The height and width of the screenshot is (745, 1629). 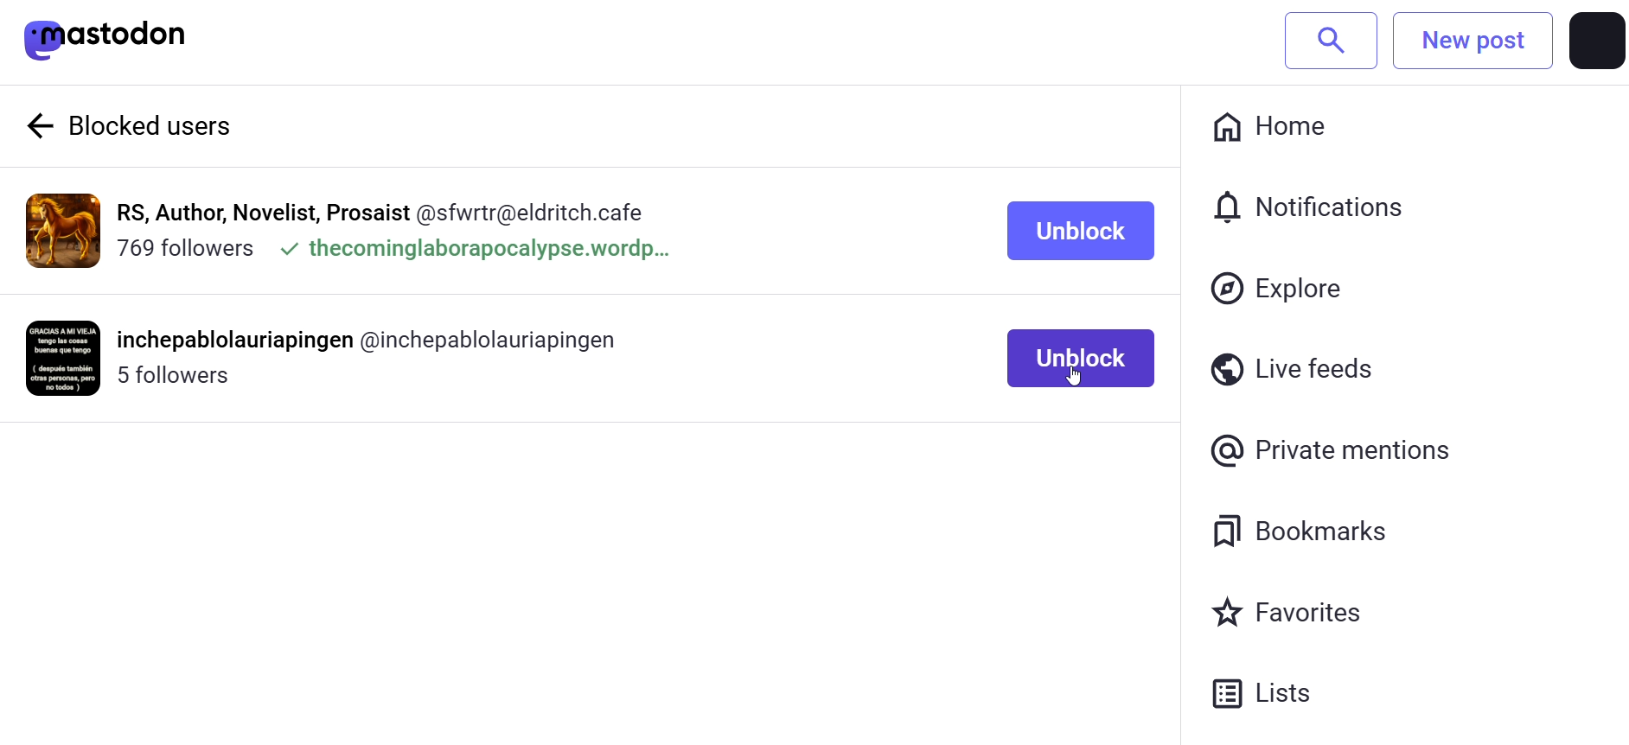 What do you see at coordinates (1277, 130) in the screenshot?
I see `home ` at bounding box center [1277, 130].